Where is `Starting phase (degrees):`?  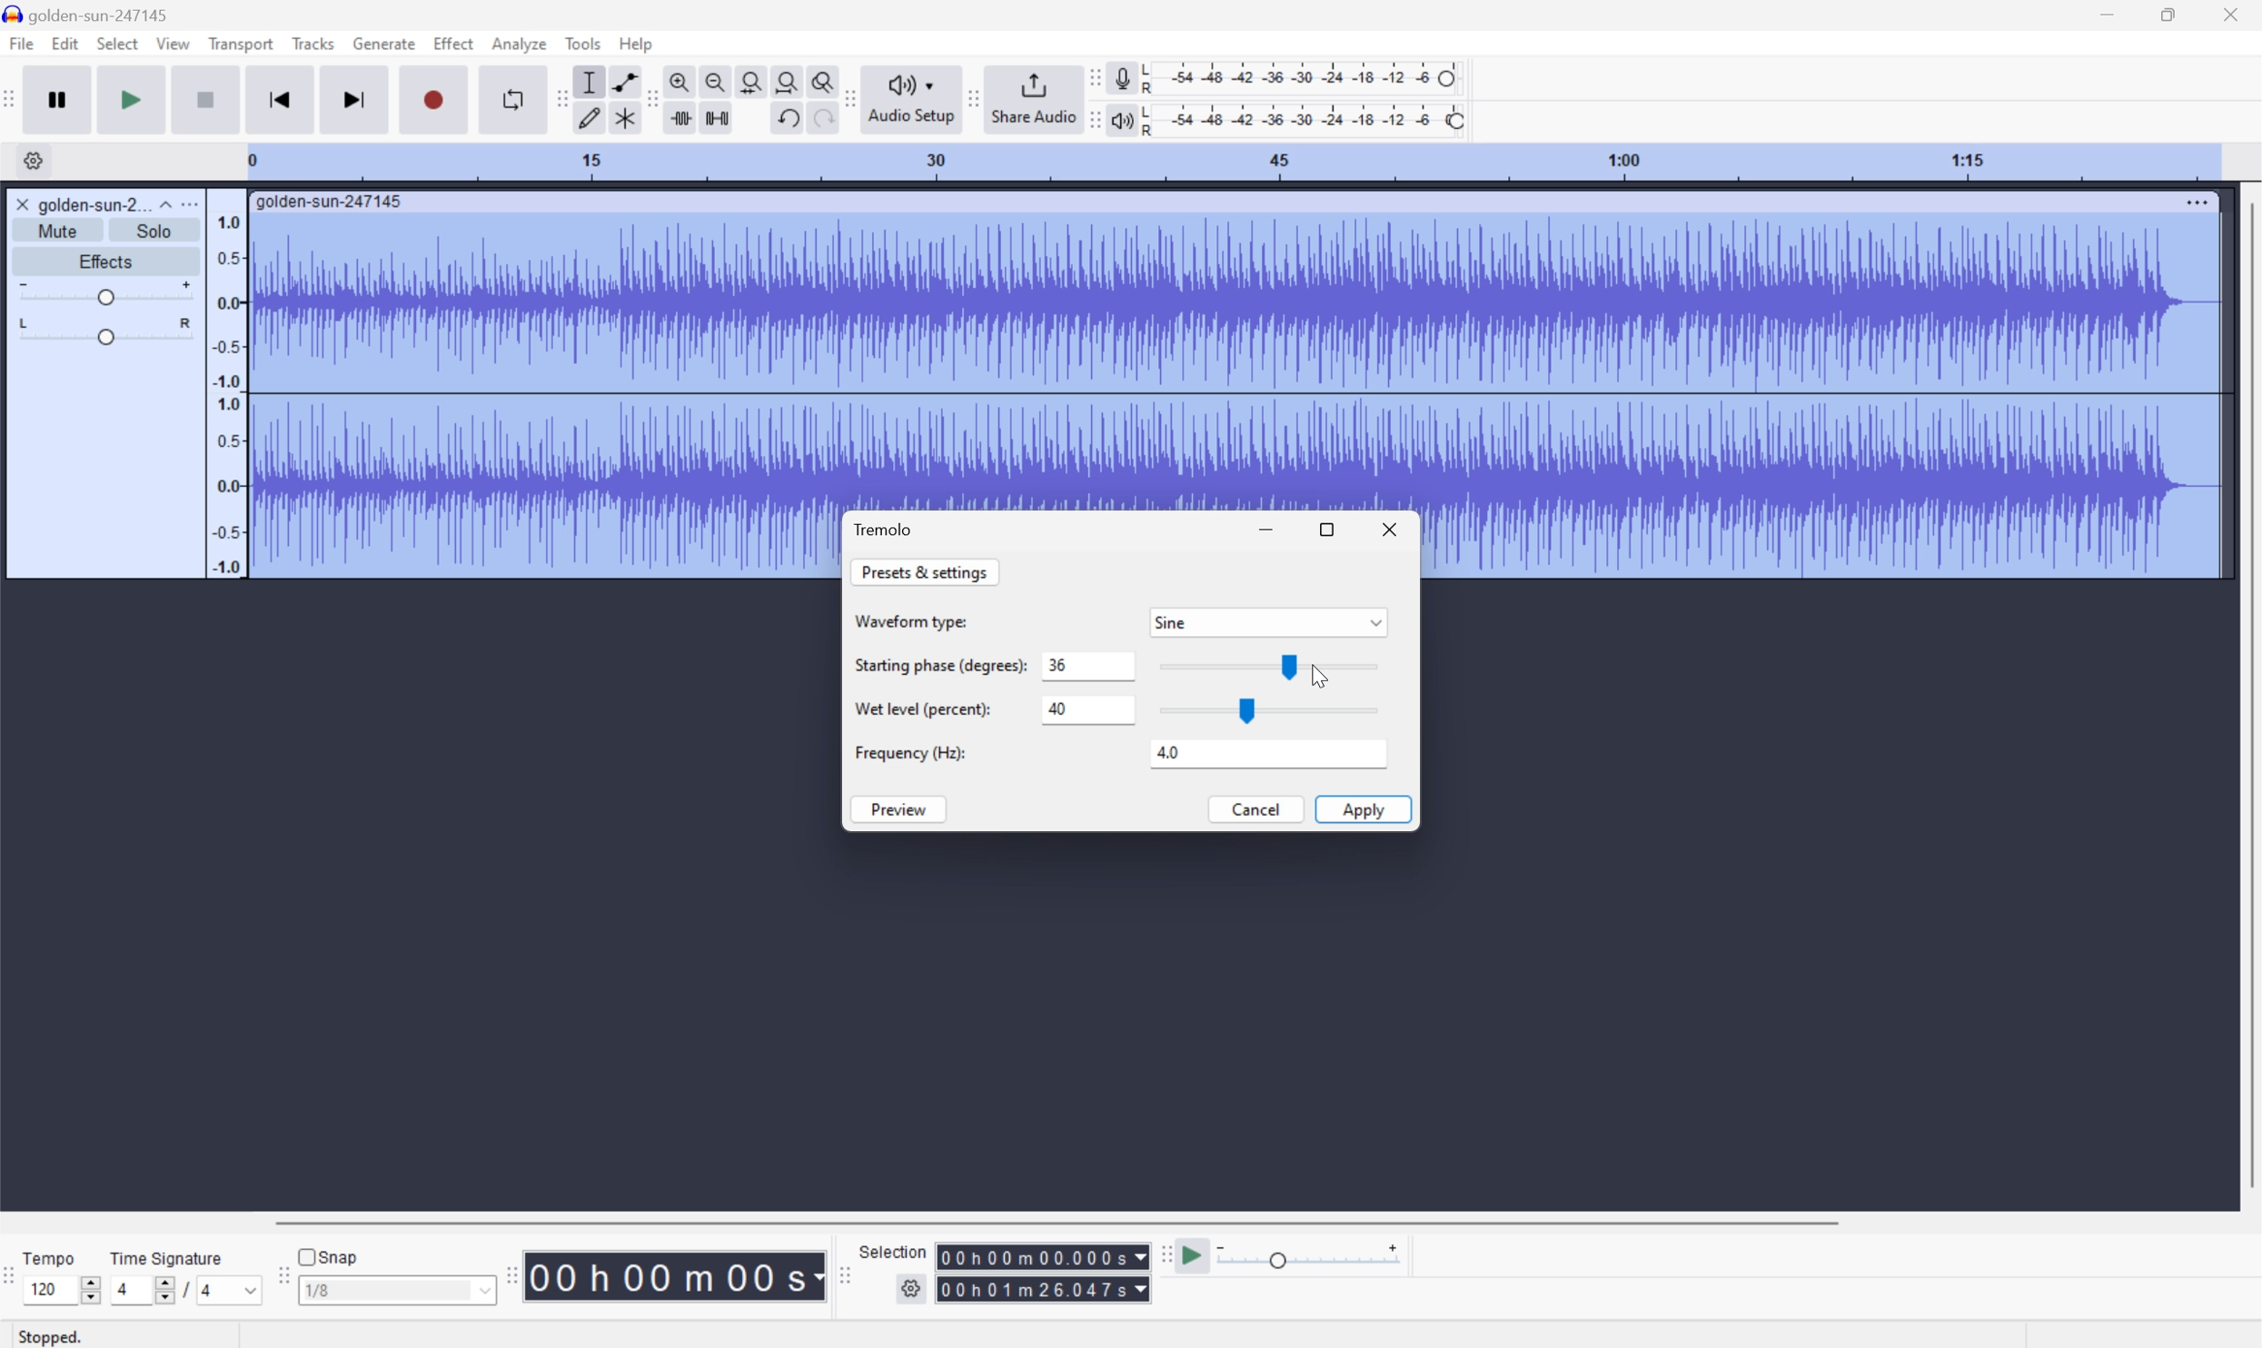 Starting phase (degrees): is located at coordinates (935, 664).